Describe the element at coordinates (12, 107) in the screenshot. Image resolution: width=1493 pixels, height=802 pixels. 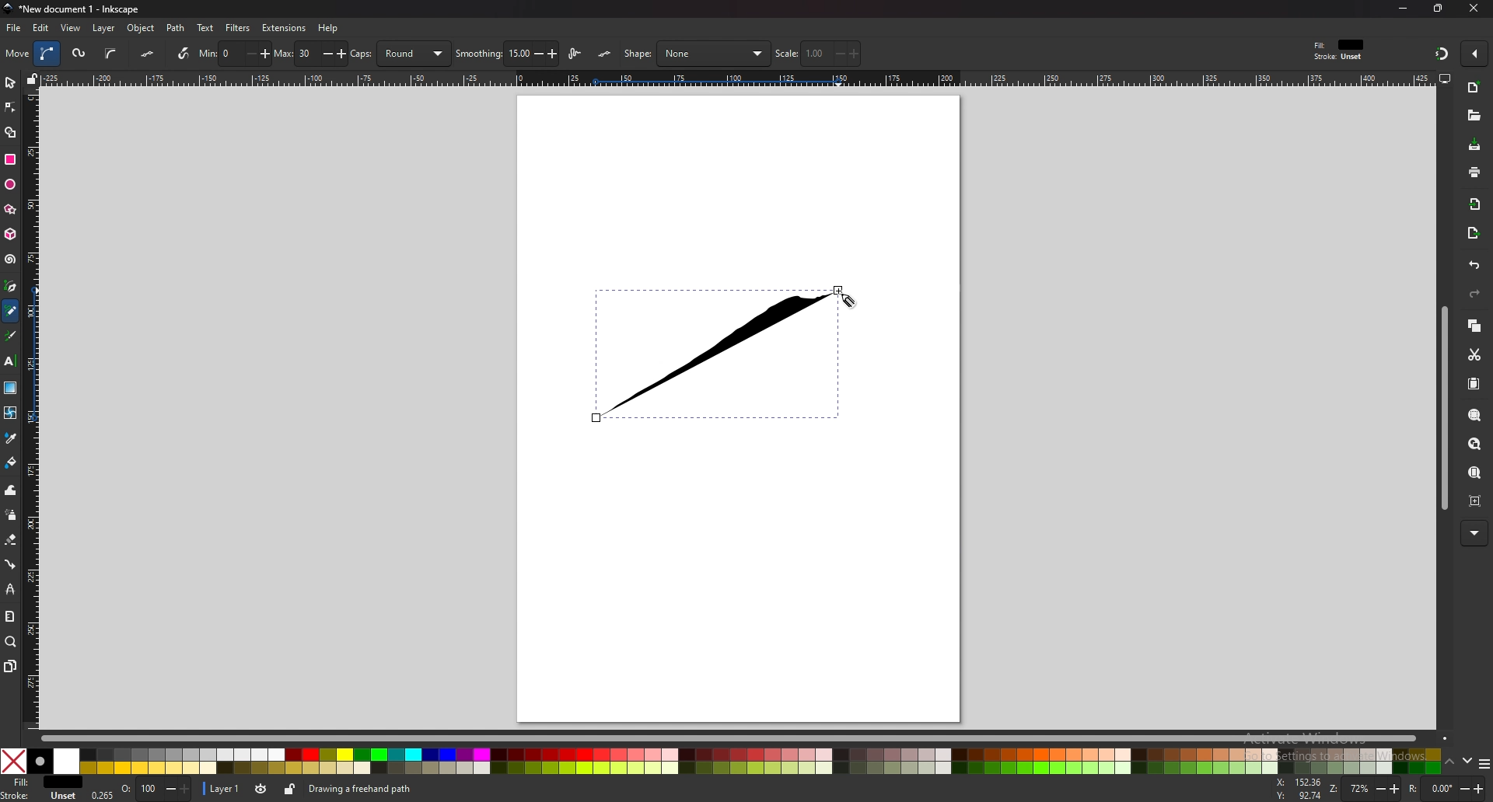
I see `node` at that location.